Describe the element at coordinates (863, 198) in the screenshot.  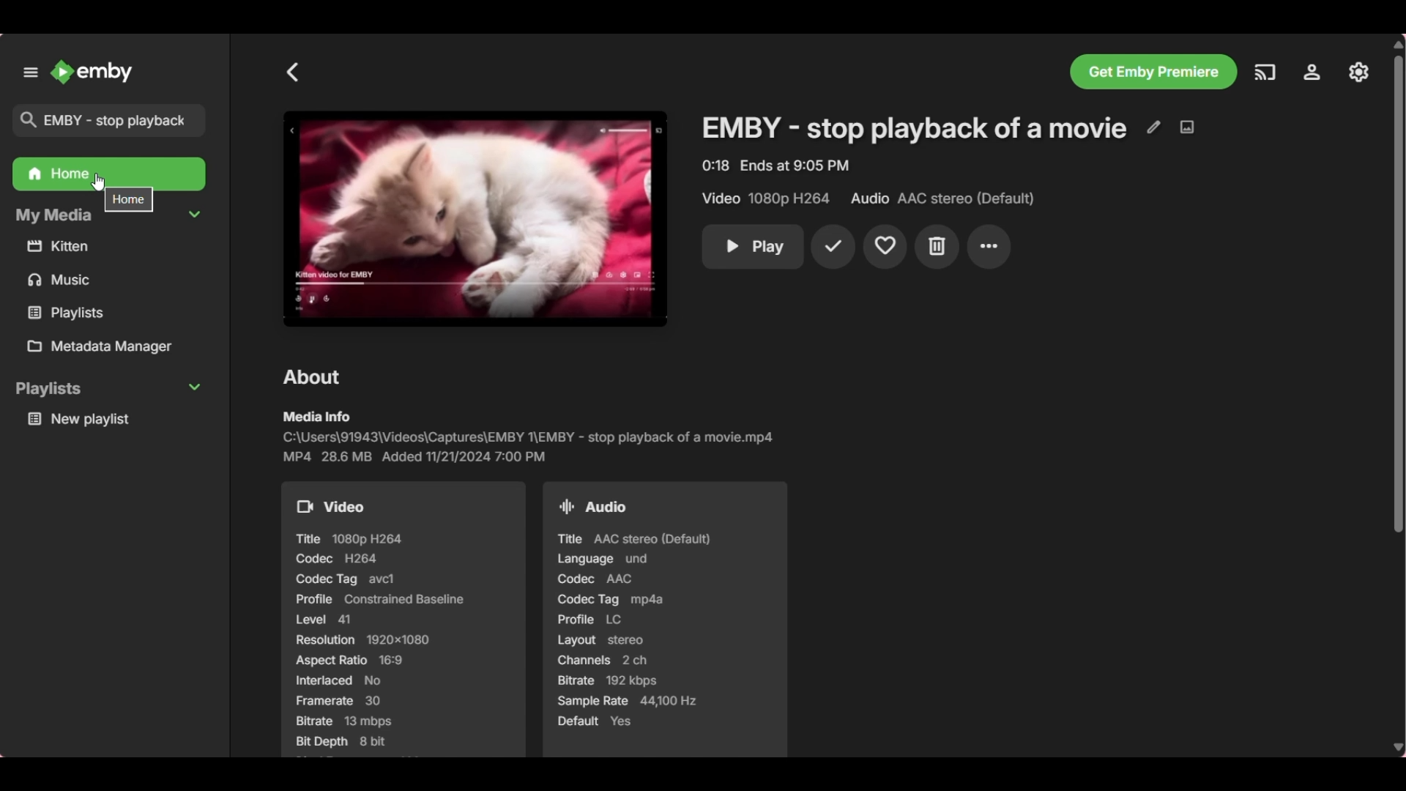
I see `Video 1080p H264 Audio AAC stereo (Default)` at that location.